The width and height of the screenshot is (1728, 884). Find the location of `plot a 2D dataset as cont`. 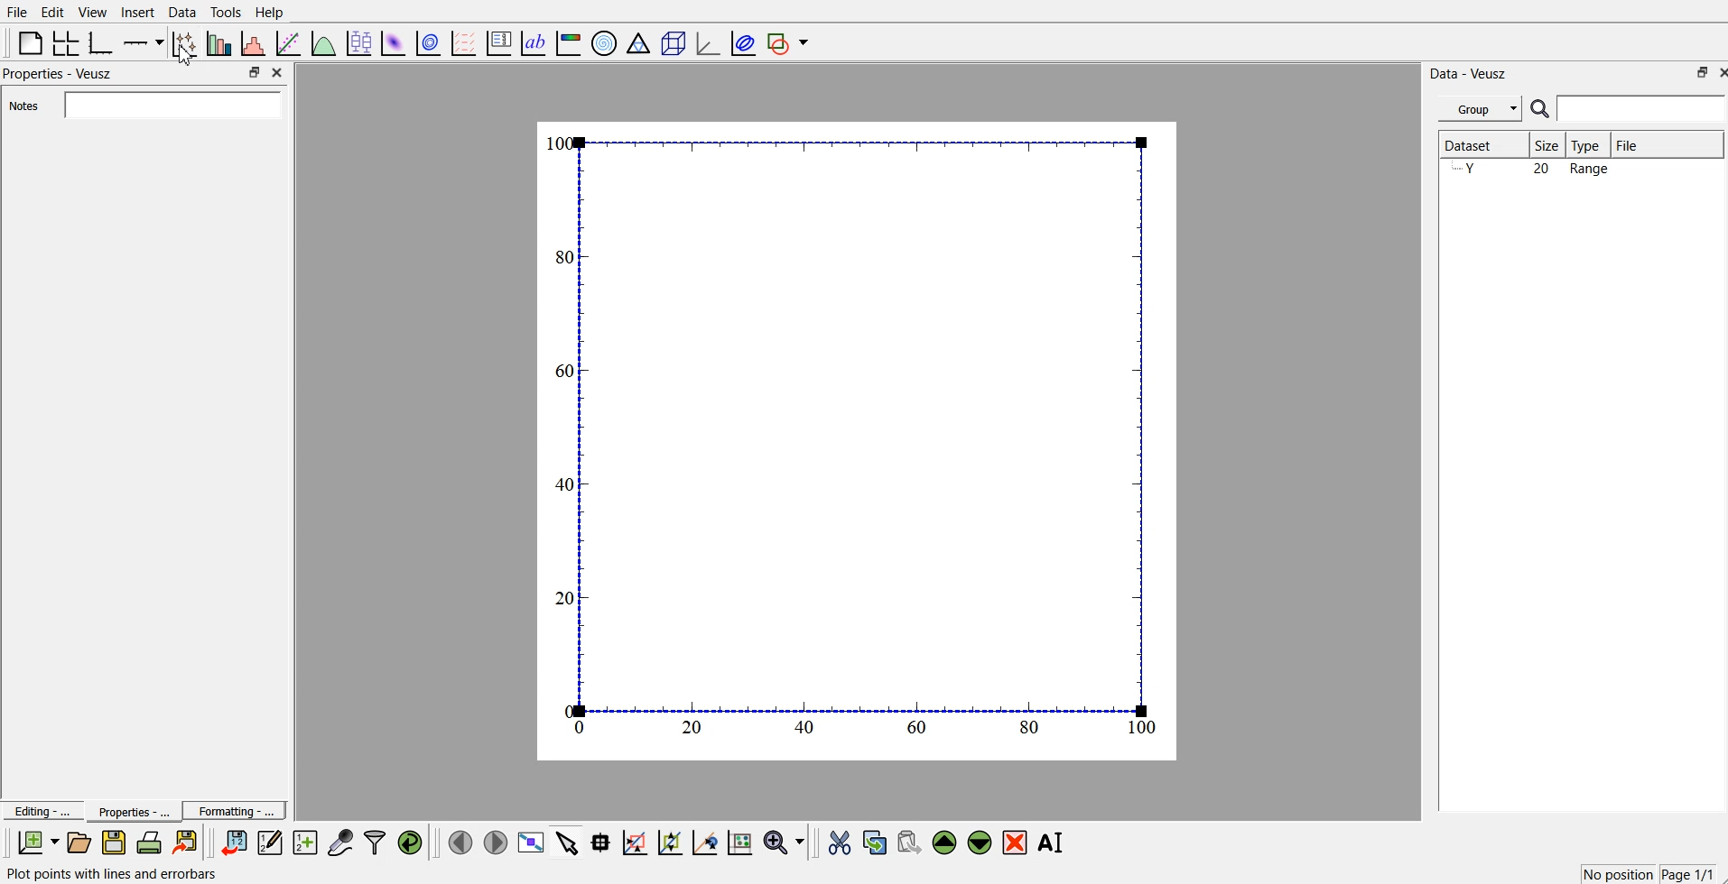

plot a 2D dataset as cont is located at coordinates (430, 43).